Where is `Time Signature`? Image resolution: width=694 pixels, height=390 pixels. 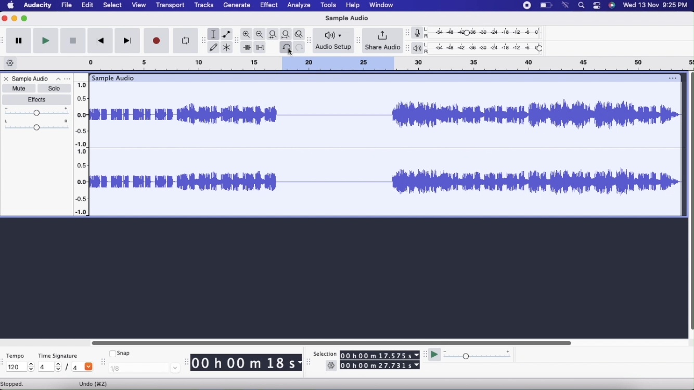
Time Signature is located at coordinates (58, 356).